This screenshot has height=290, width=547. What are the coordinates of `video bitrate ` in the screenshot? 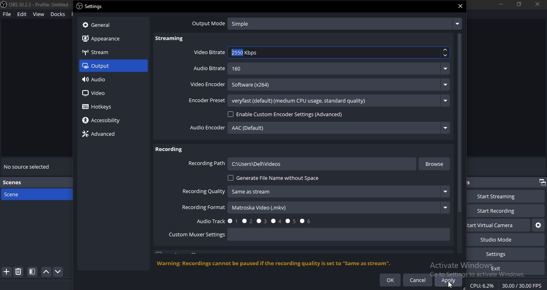 It's located at (210, 52).